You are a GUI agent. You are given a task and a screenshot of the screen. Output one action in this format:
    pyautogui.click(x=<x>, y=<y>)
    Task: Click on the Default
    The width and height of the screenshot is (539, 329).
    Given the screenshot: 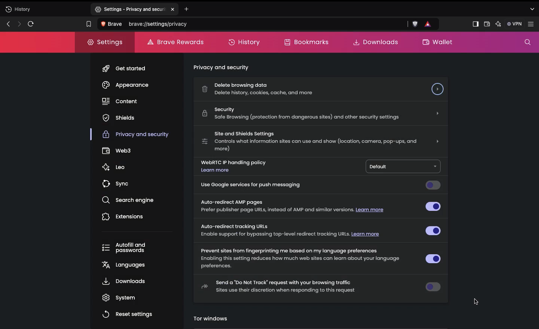 What is the action you would take?
    pyautogui.click(x=403, y=166)
    